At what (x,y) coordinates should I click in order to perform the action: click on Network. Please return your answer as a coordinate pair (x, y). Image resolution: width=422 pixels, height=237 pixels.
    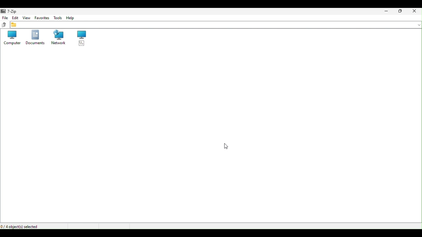
    Looking at the image, I should click on (59, 38).